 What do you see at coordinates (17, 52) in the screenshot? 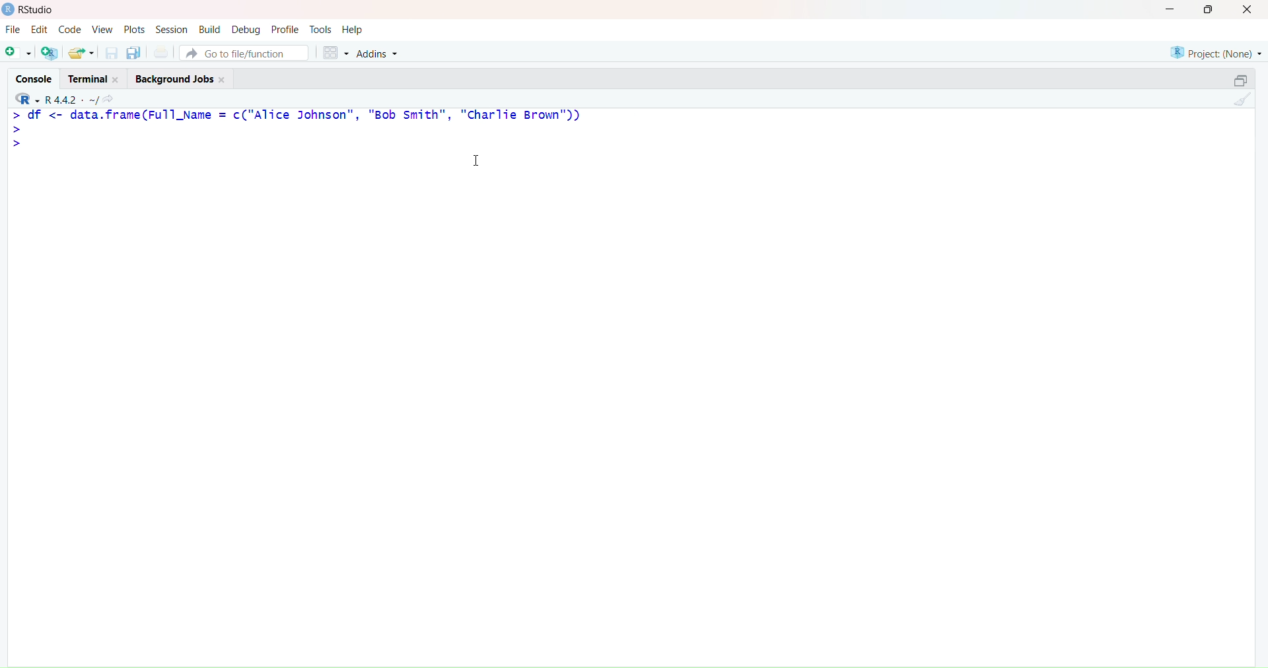
I see `New File` at bounding box center [17, 52].